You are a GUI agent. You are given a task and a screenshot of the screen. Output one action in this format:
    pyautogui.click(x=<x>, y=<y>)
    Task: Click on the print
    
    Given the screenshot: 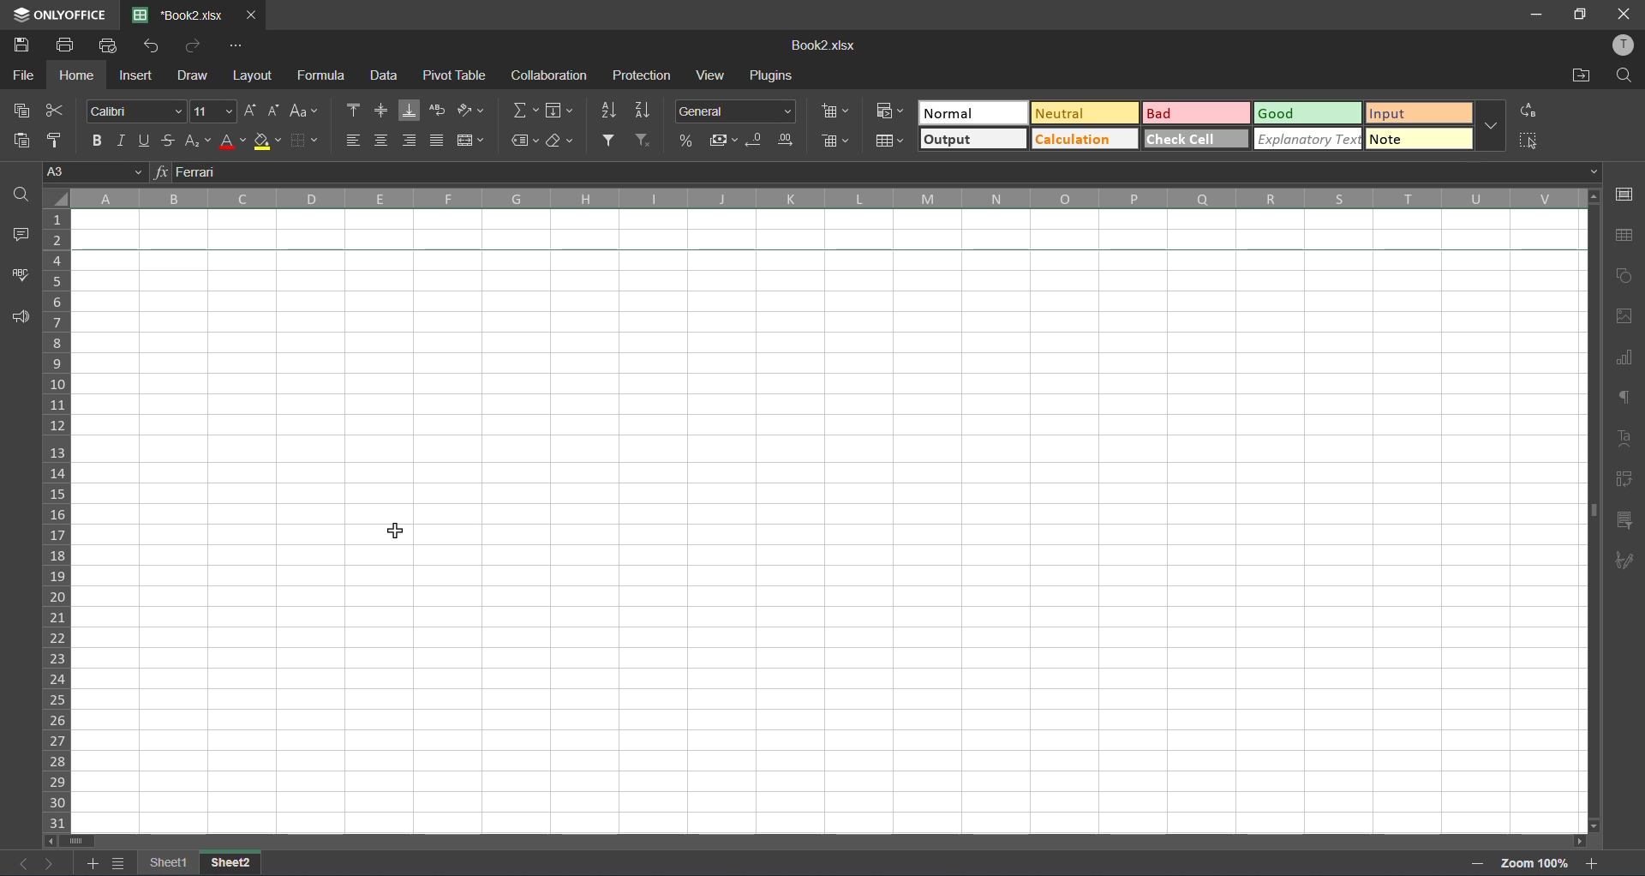 What is the action you would take?
    pyautogui.click(x=67, y=47)
    